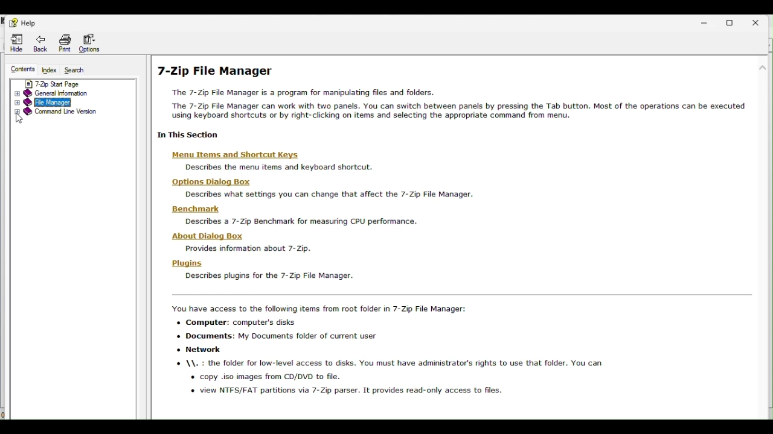  What do you see at coordinates (66, 84) in the screenshot?
I see `7 zip start page` at bounding box center [66, 84].